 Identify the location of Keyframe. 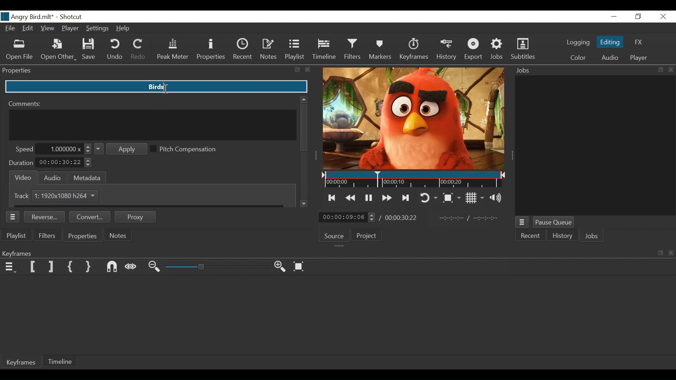
(414, 50).